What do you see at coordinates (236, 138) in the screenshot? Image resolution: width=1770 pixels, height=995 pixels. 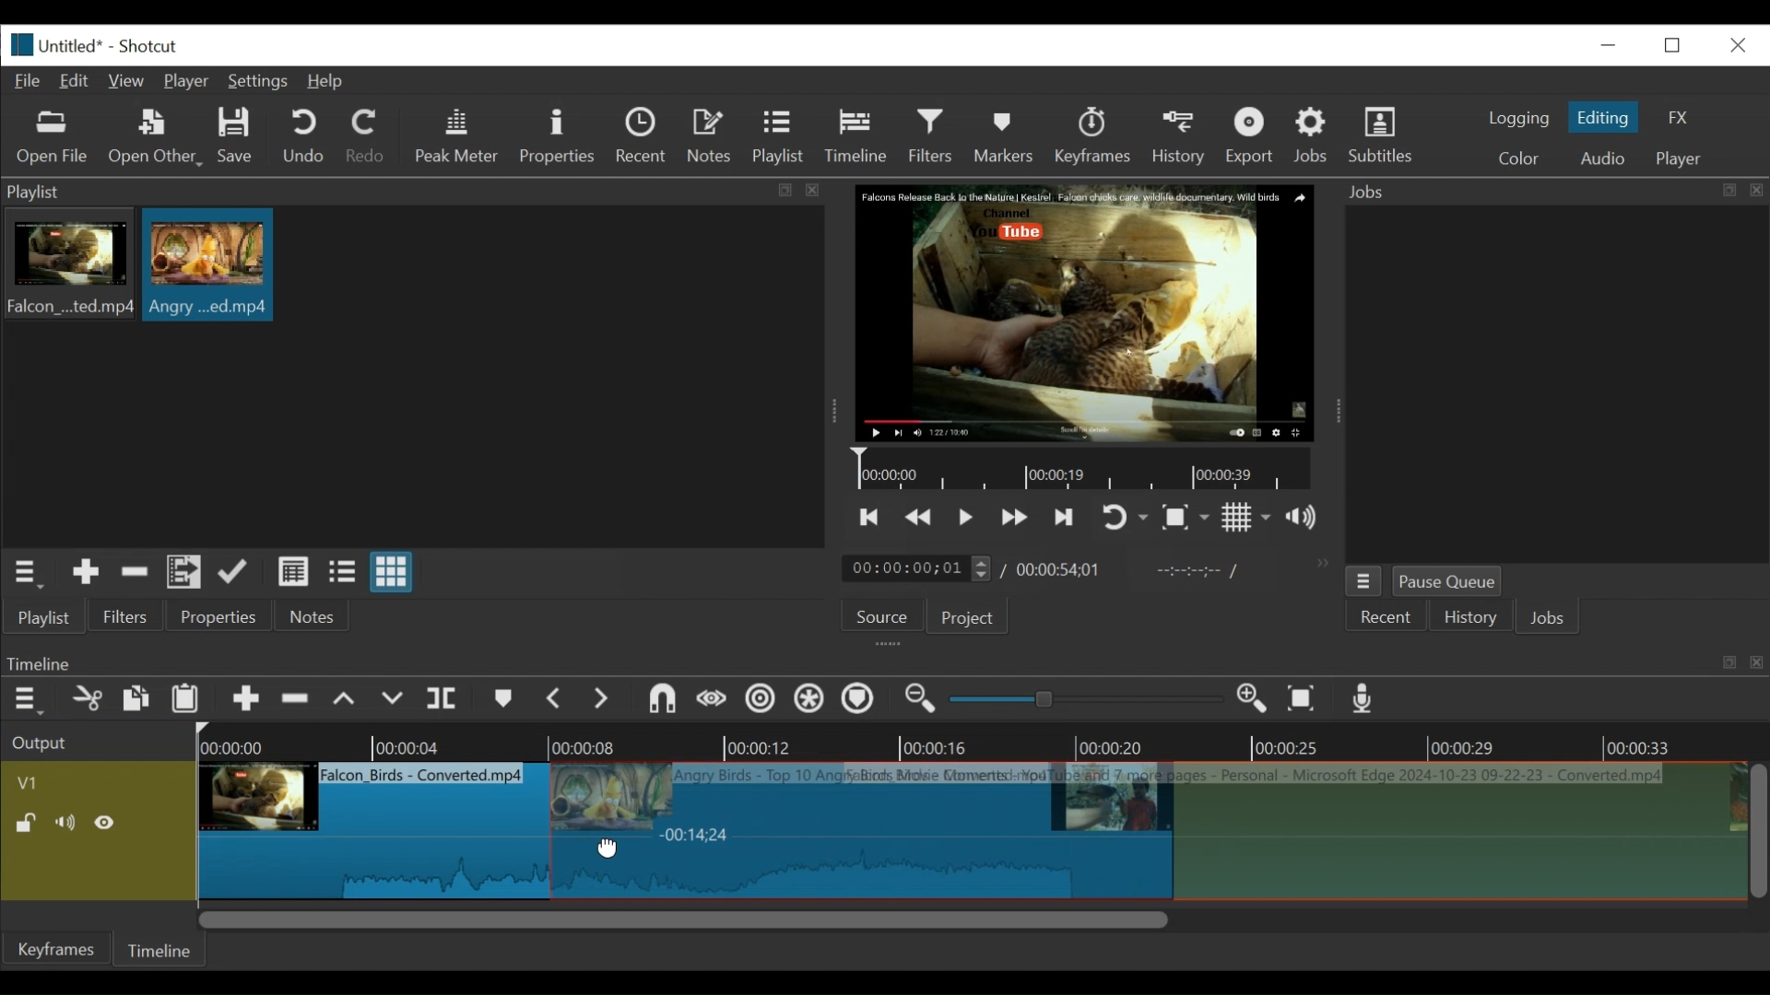 I see `Save` at bounding box center [236, 138].